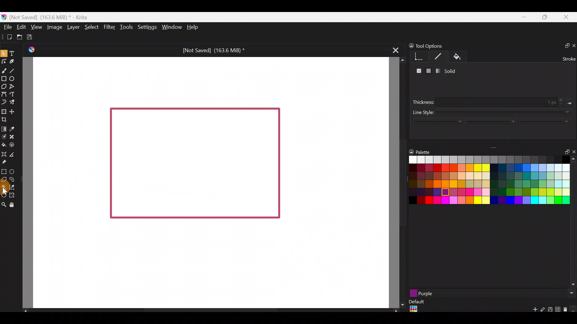 This screenshot has height=324, width=577. What do you see at coordinates (17, 187) in the screenshot?
I see `Similar colour selection tool` at bounding box center [17, 187].